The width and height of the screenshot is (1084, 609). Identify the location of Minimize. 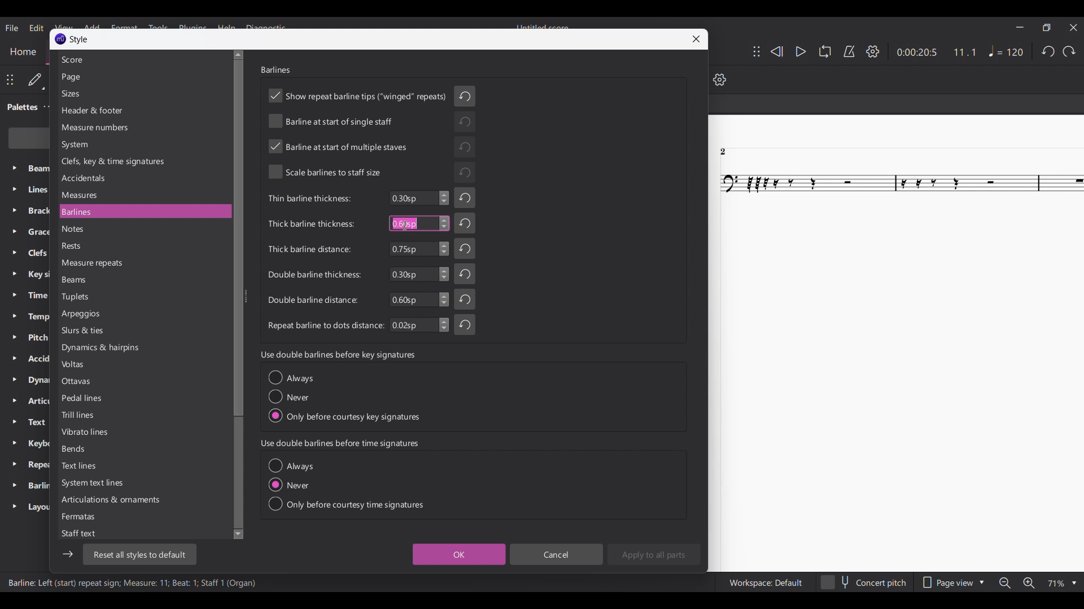
(1020, 27).